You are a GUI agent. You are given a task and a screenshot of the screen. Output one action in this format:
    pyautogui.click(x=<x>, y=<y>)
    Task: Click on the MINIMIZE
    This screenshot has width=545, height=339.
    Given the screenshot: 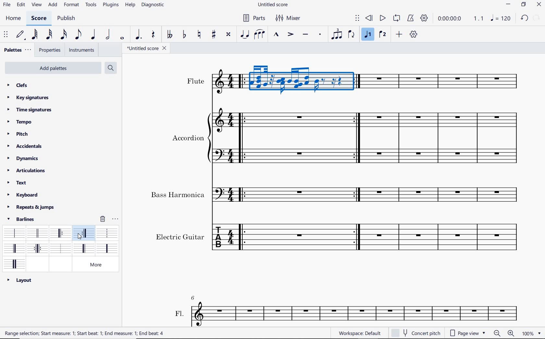 What is the action you would take?
    pyautogui.click(x=508, y=4)
    